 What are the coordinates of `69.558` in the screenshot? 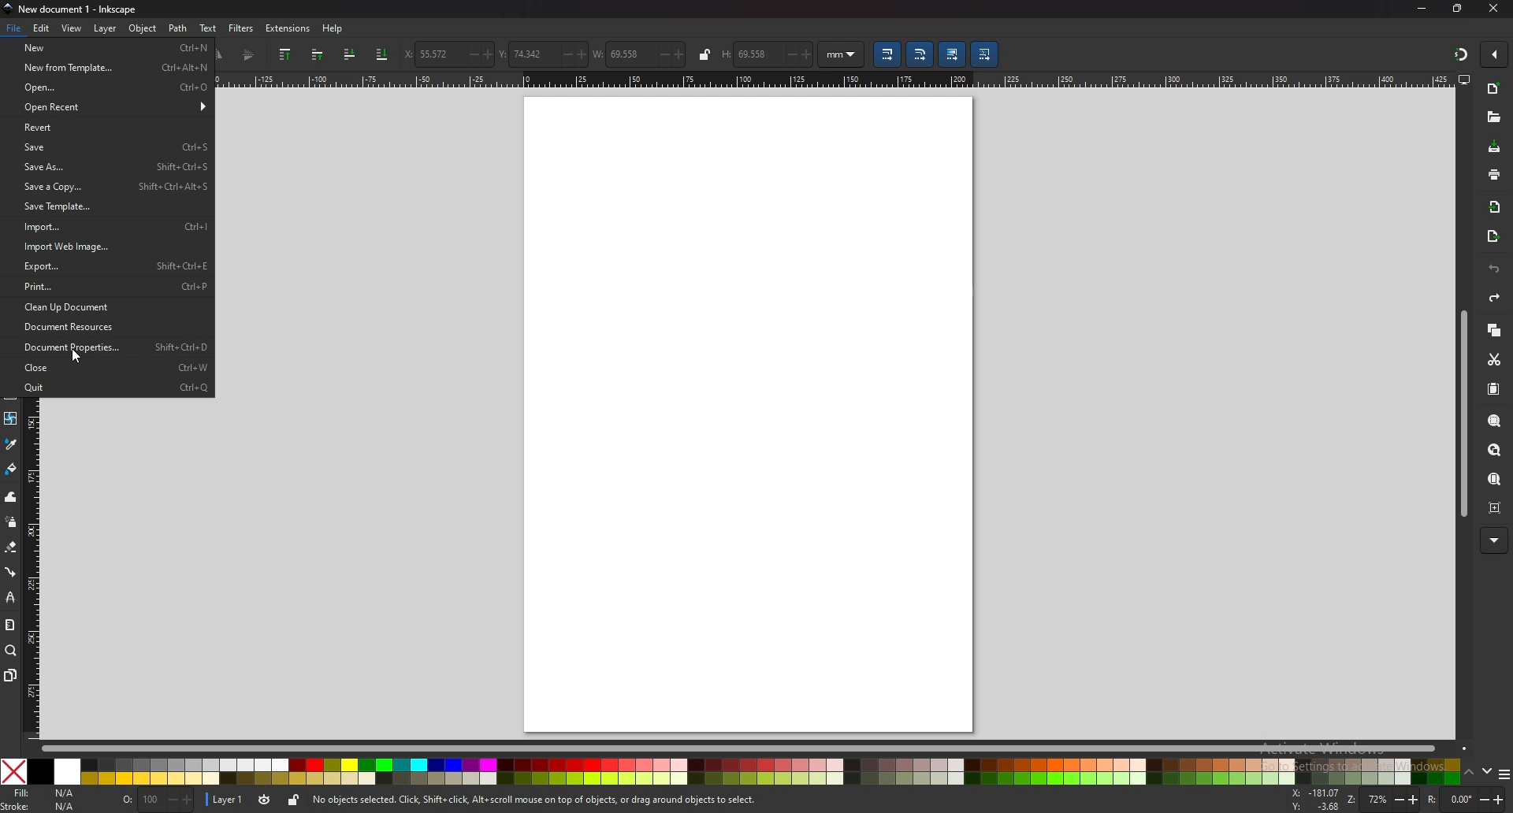 It's located at (756, 55).